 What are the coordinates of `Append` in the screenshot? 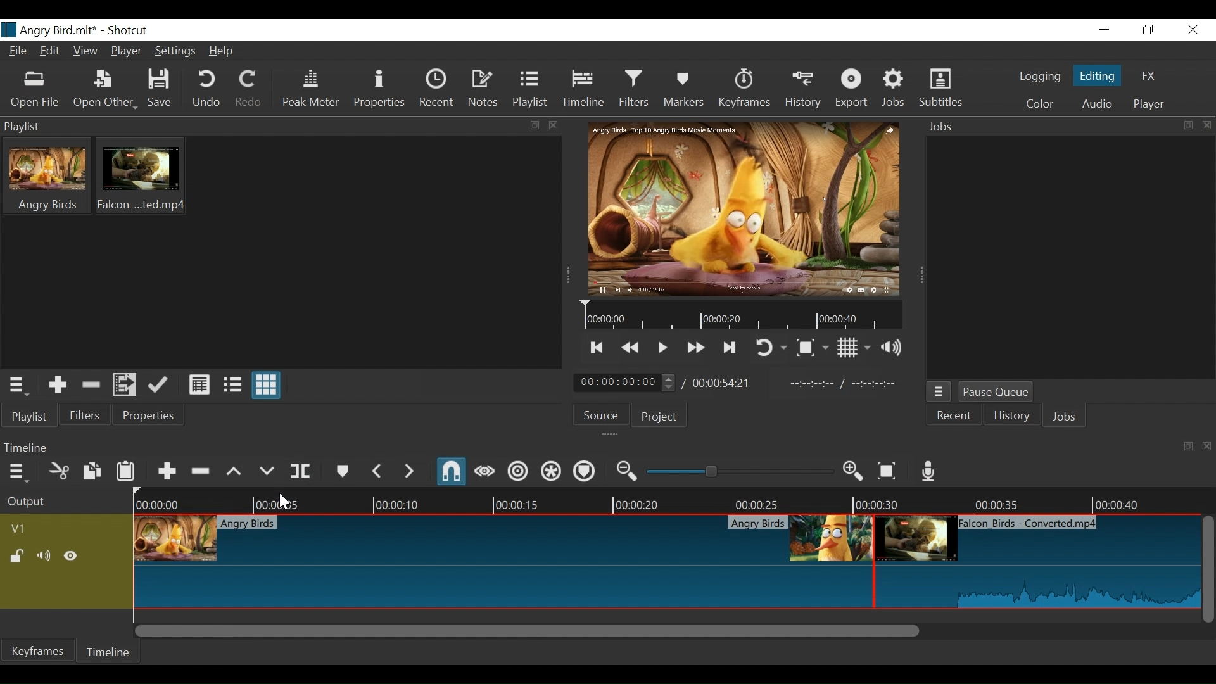 It's located at (166, 472).